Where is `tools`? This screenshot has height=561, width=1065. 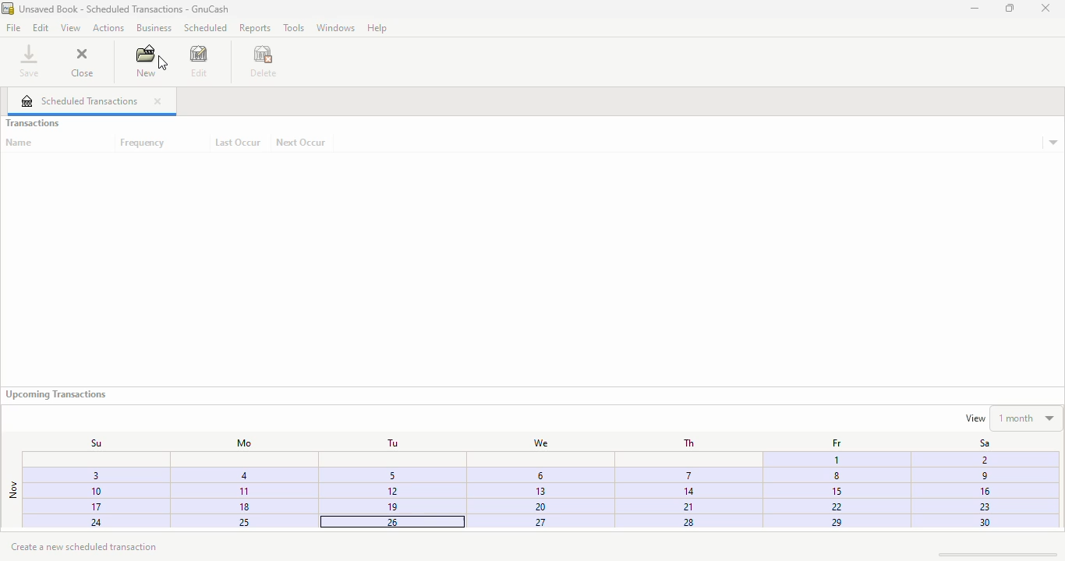 tools is located at coordinates (294, 27).